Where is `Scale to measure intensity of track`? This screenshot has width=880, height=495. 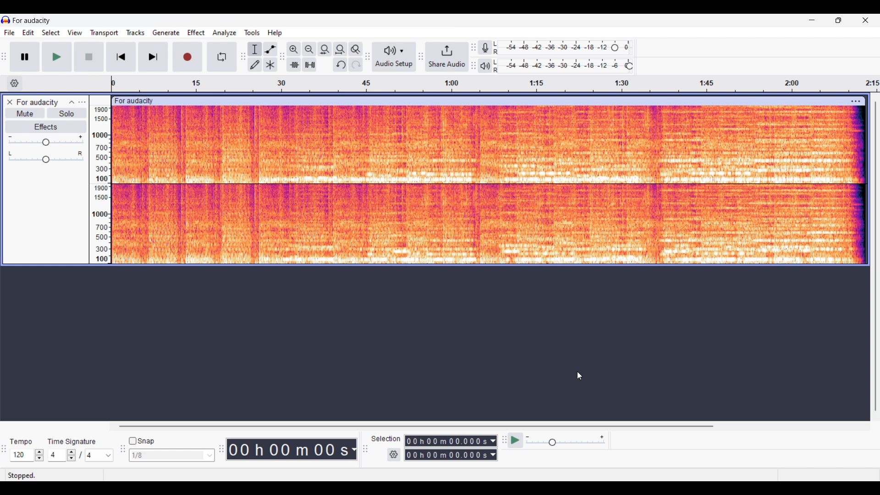 Scale to measure intensity of track is located at coordinates (101, 185).